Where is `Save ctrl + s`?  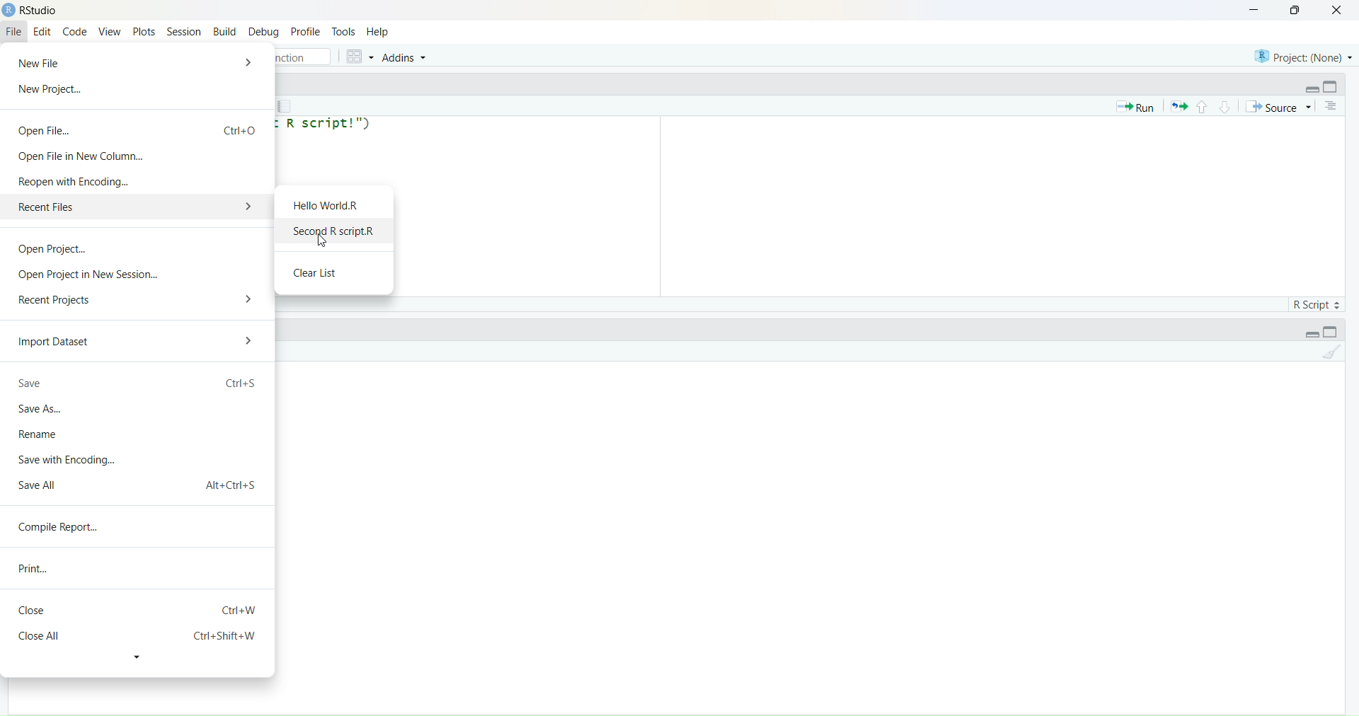
Save ctrl + s is located at coordinates (139, 385).